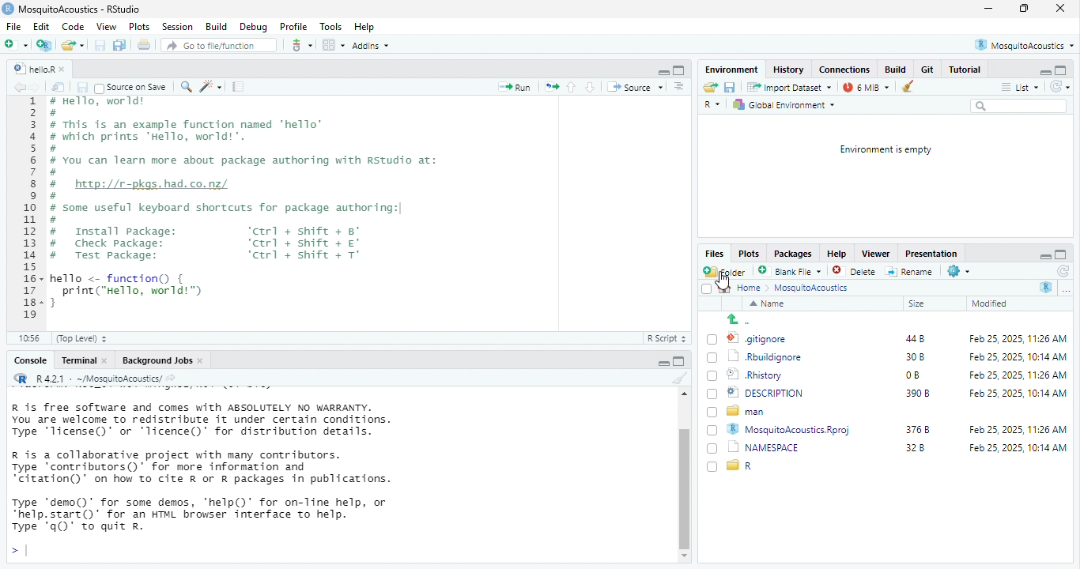  Describe the element at coordinates (927, 70) in the screenshot. I see `Git` at that location.